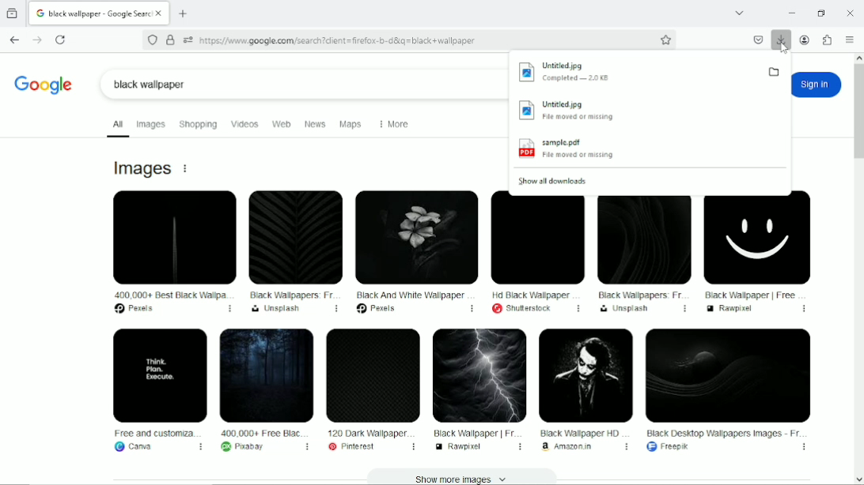 This screenshot has width=864, height=485. What do you see at coordinates (817, 85) in the screenshot?
I see `sign in` at bounding box center [817, 85].